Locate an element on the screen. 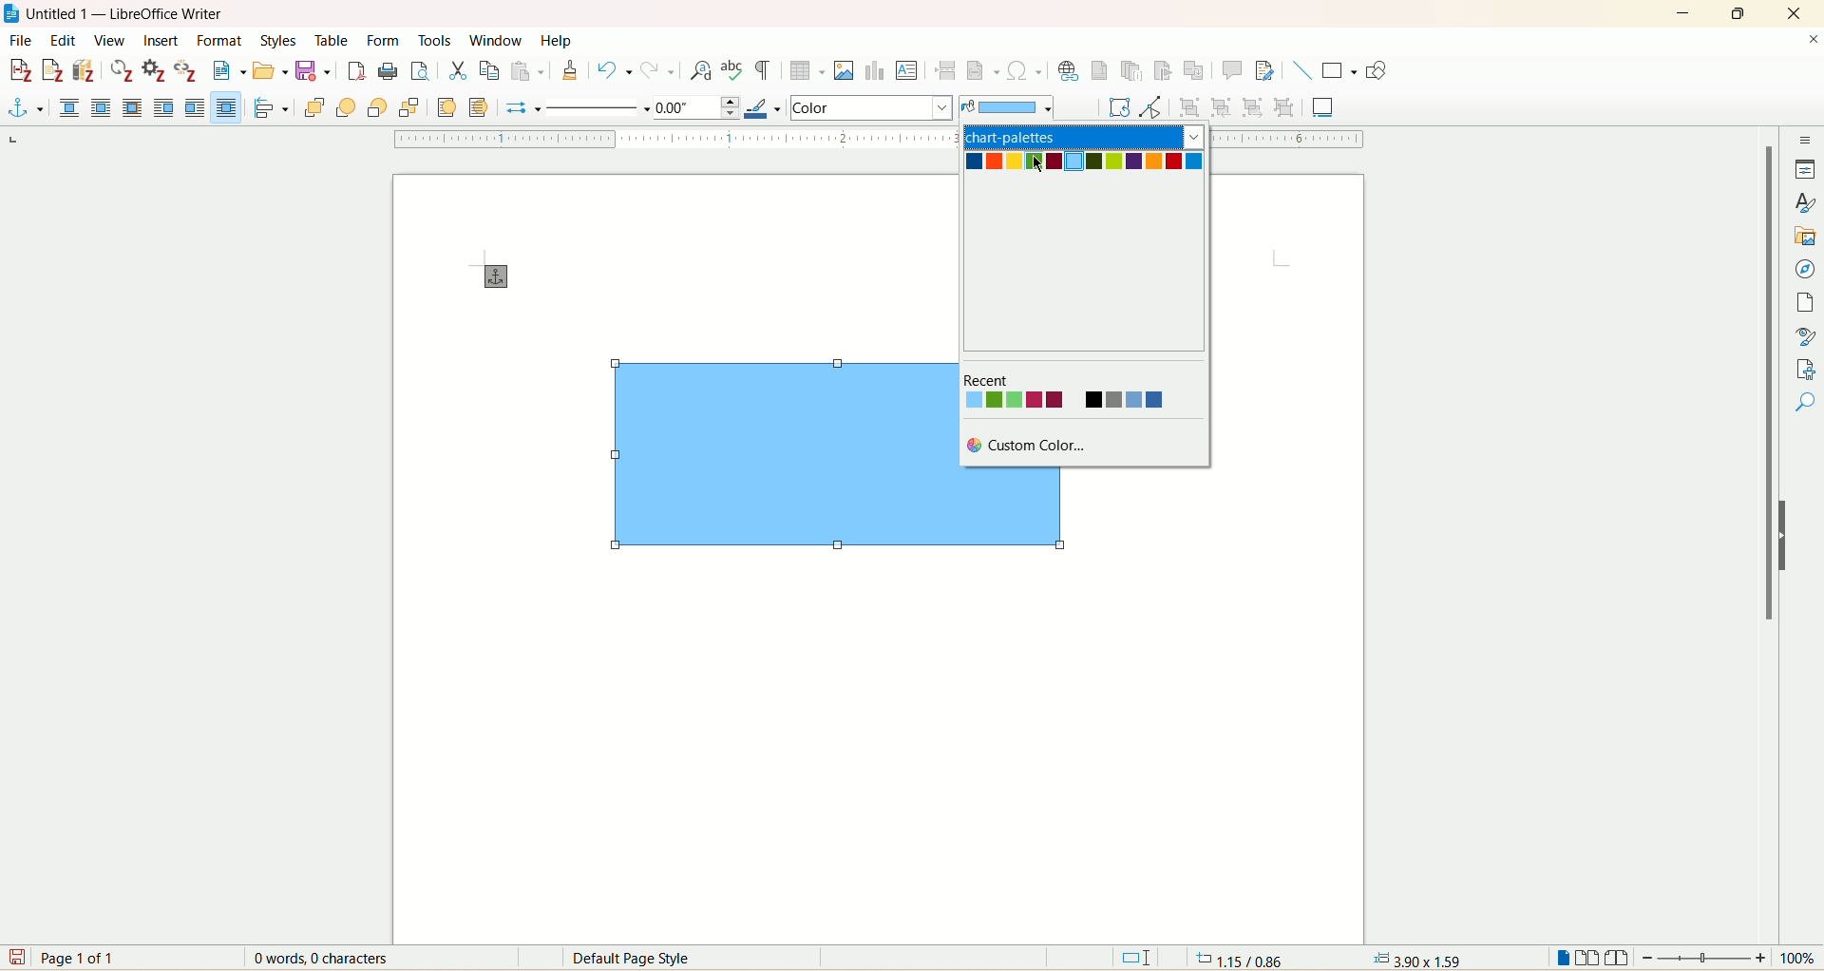 The height and width of the screenshot is (971, 1824). insert special character is located at coordinates (1025, 70).